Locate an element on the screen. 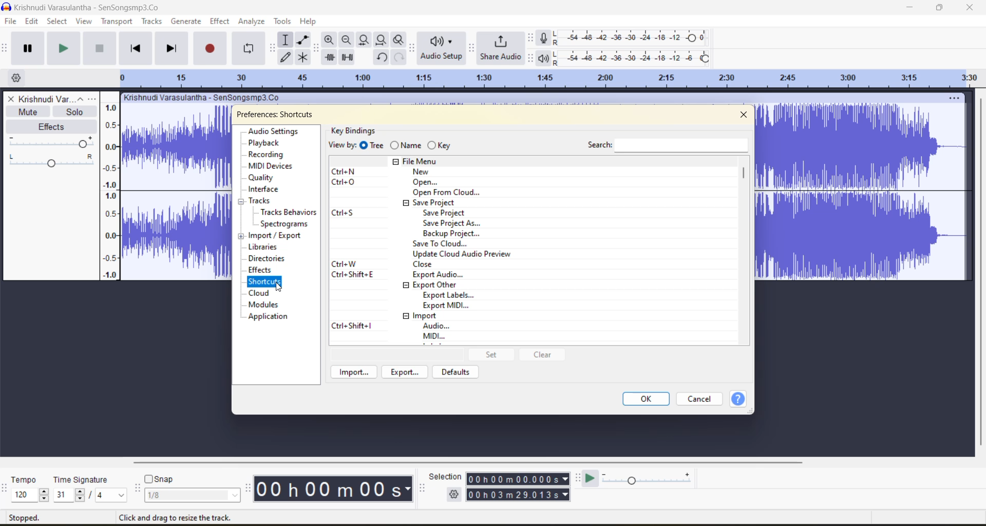 This screenshot has width=986, height=526. zoom in is located at coordinates (329, 40).